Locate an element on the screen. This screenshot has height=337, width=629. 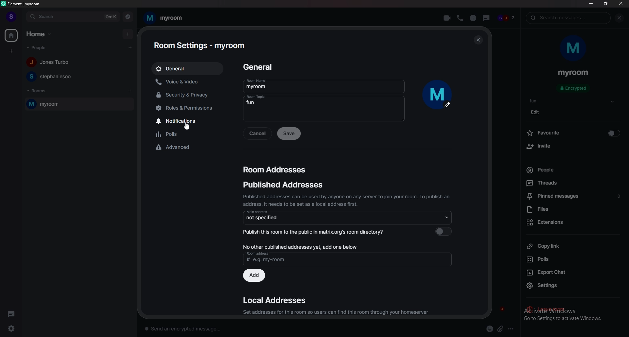
resize is located at coordinates (606, 3).